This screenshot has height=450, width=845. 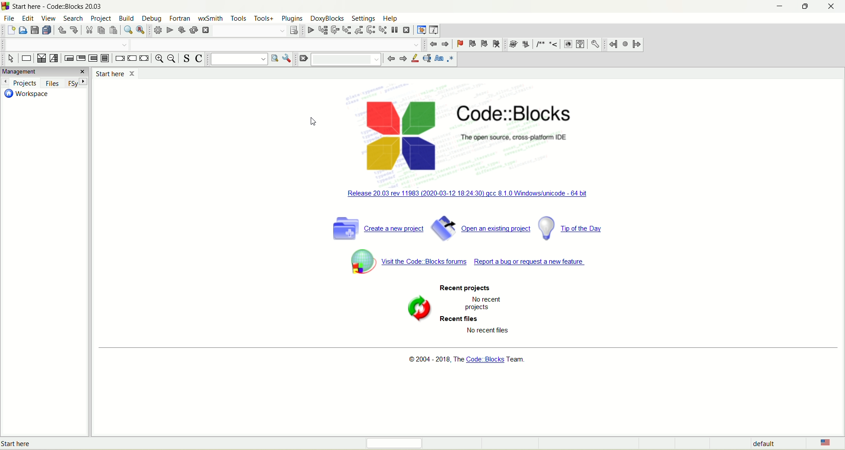 I want to click on default, so click(x=764, y=444).